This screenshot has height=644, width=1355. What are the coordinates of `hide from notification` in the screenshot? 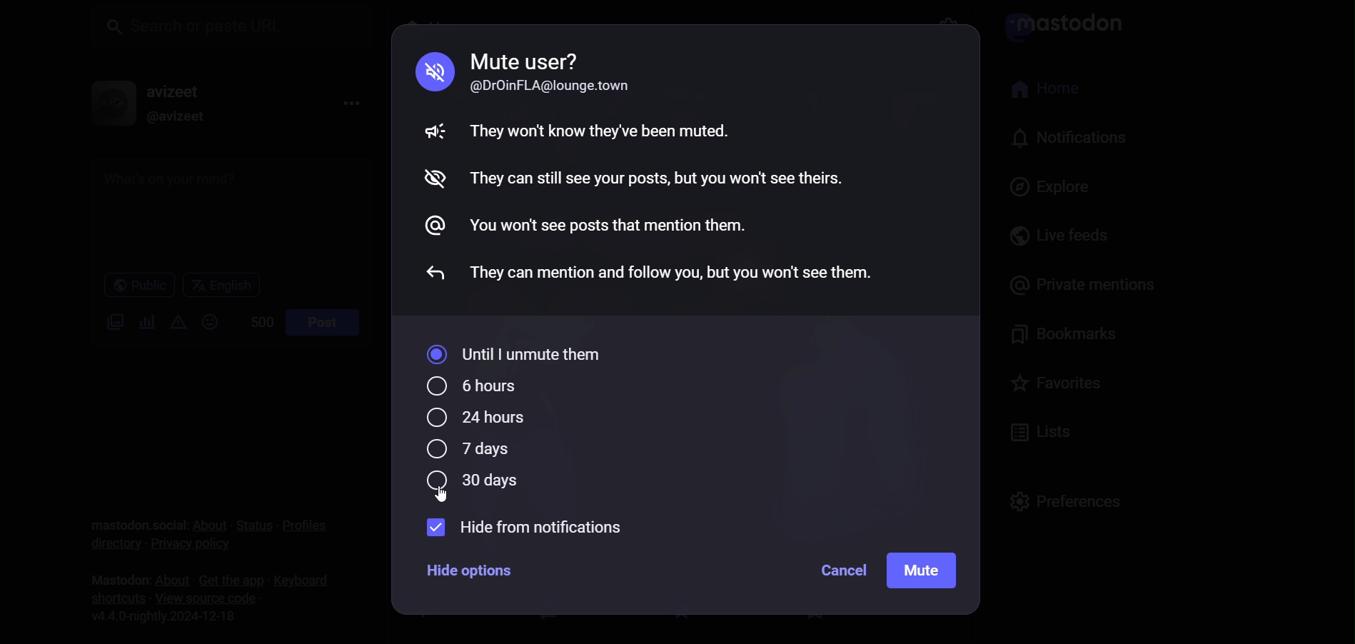 It's located at (533, 528).